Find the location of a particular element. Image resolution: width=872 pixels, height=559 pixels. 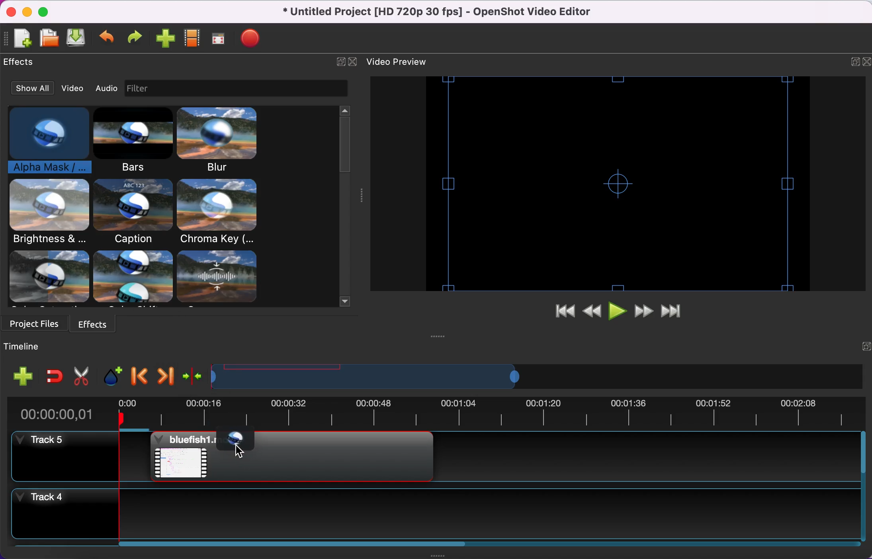

import video is located at coordinates (164, 40).